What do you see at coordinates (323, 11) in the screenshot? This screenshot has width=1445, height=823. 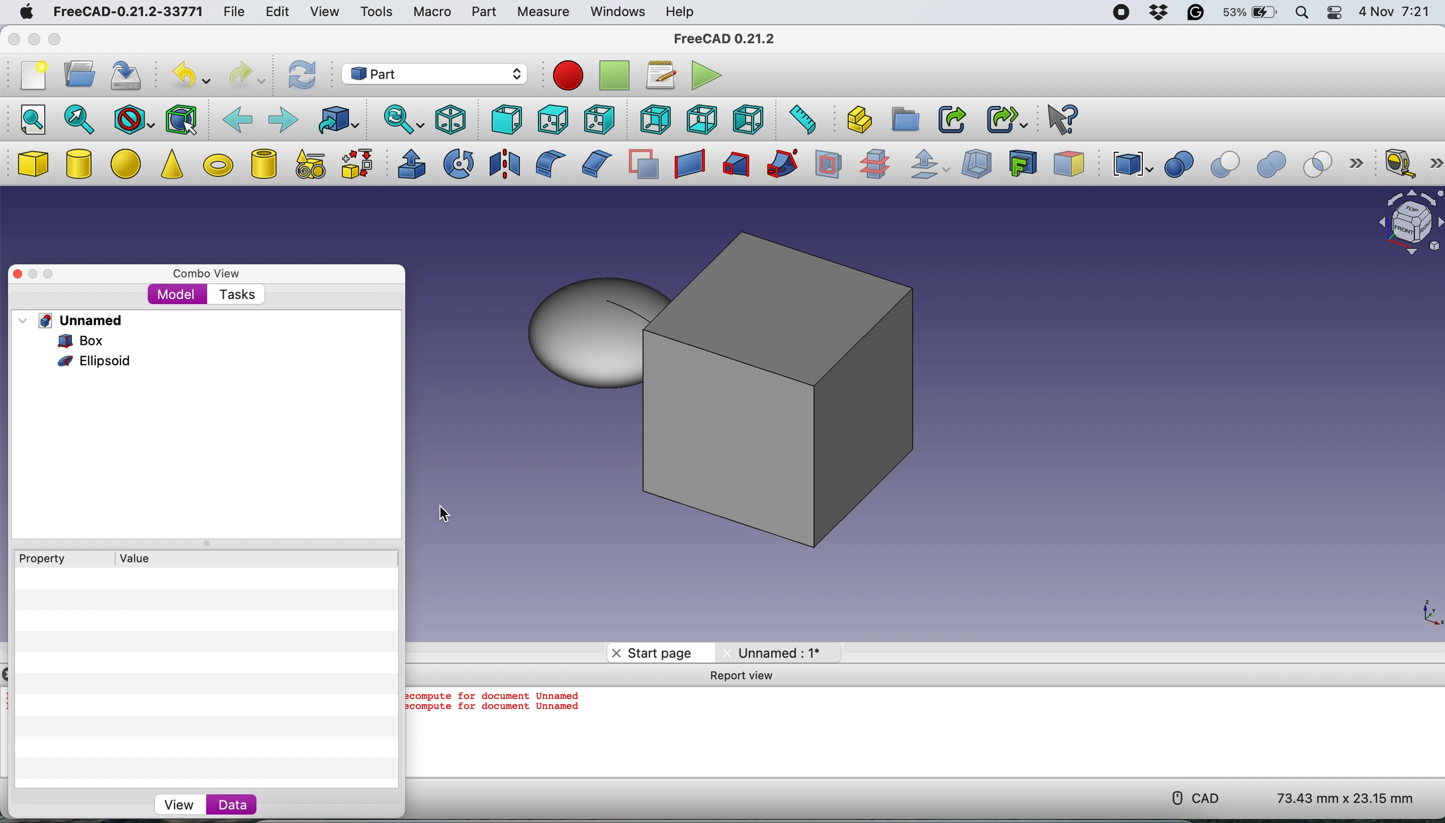 I see `view` at bounding box center [323, 11].